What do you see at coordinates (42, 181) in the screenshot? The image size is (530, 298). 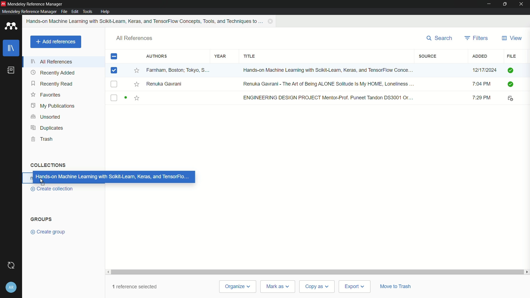 I see `cursor` at bounding box center [42, 181].